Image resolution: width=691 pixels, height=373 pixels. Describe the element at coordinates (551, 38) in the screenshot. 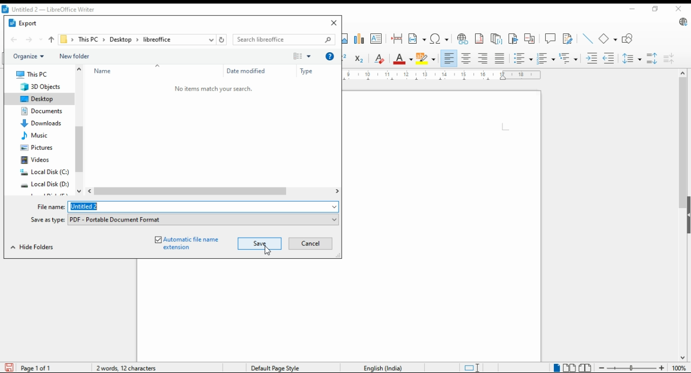

I see `insert comment` at that location.